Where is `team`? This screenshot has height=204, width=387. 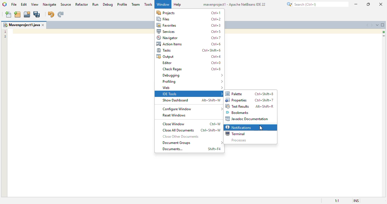 team is located at coordinates (136, 4).